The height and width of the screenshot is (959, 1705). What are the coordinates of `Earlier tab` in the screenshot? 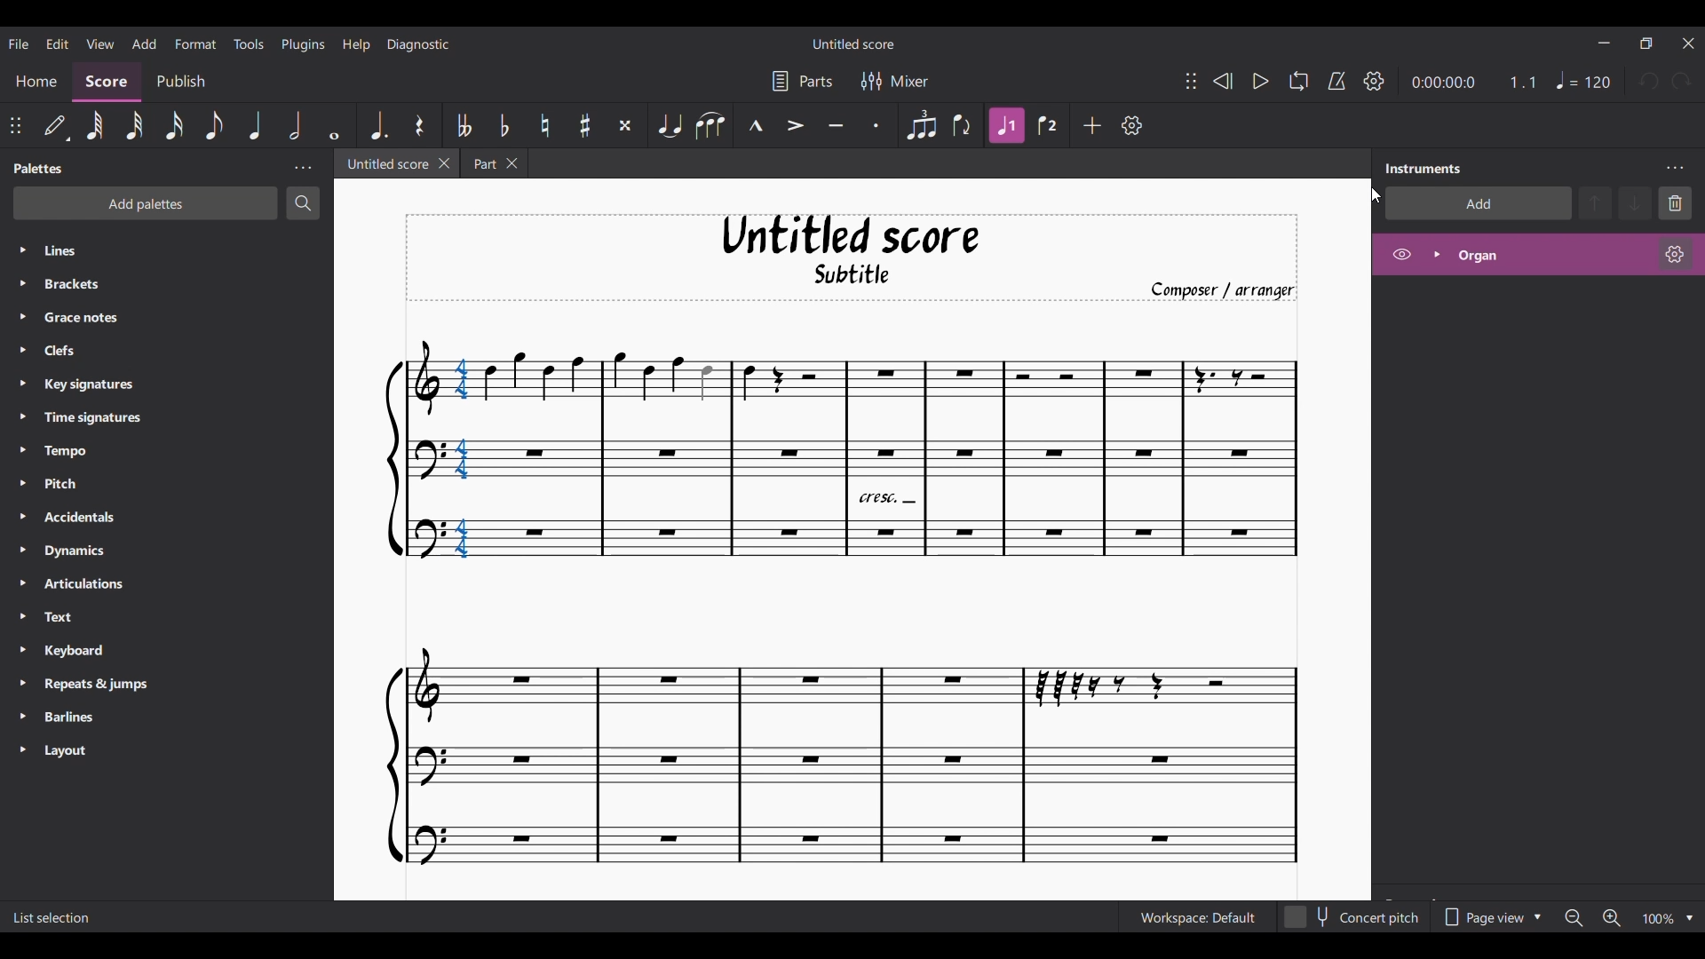 It's located at (495, 162).